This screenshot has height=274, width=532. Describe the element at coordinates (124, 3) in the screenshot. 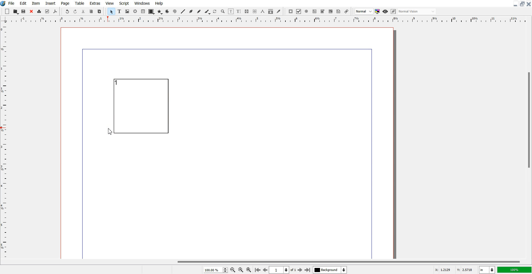

I see `Script` at that location.